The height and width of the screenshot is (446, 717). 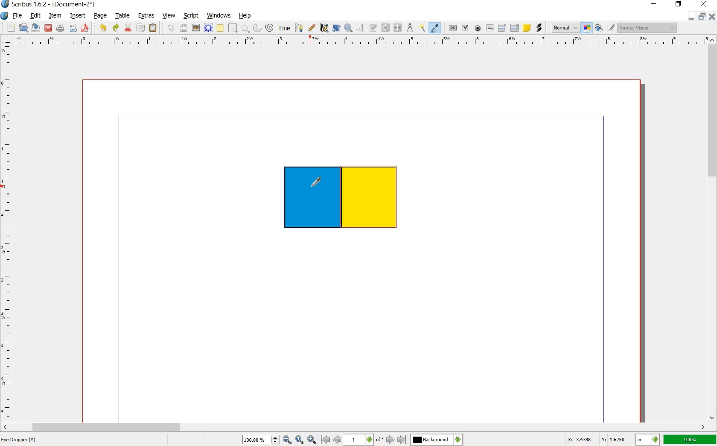 What do you see at coordinates (391, 440) in the screenshot?
I see `go to next page` at bounding box center [391, 440].